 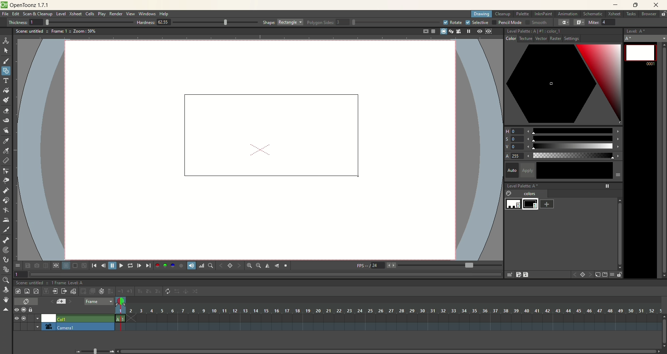 What do you see at coordinates (489, 32) in the screenshot?
I see `sub-camera preview` at bounding box center [489, 32].